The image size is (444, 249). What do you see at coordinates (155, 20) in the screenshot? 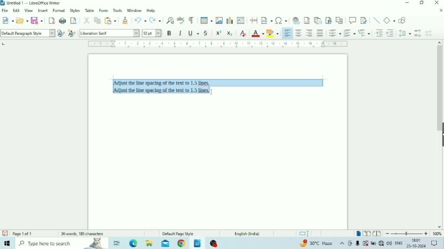
I see `Redo` at bounding box center [155, 20].